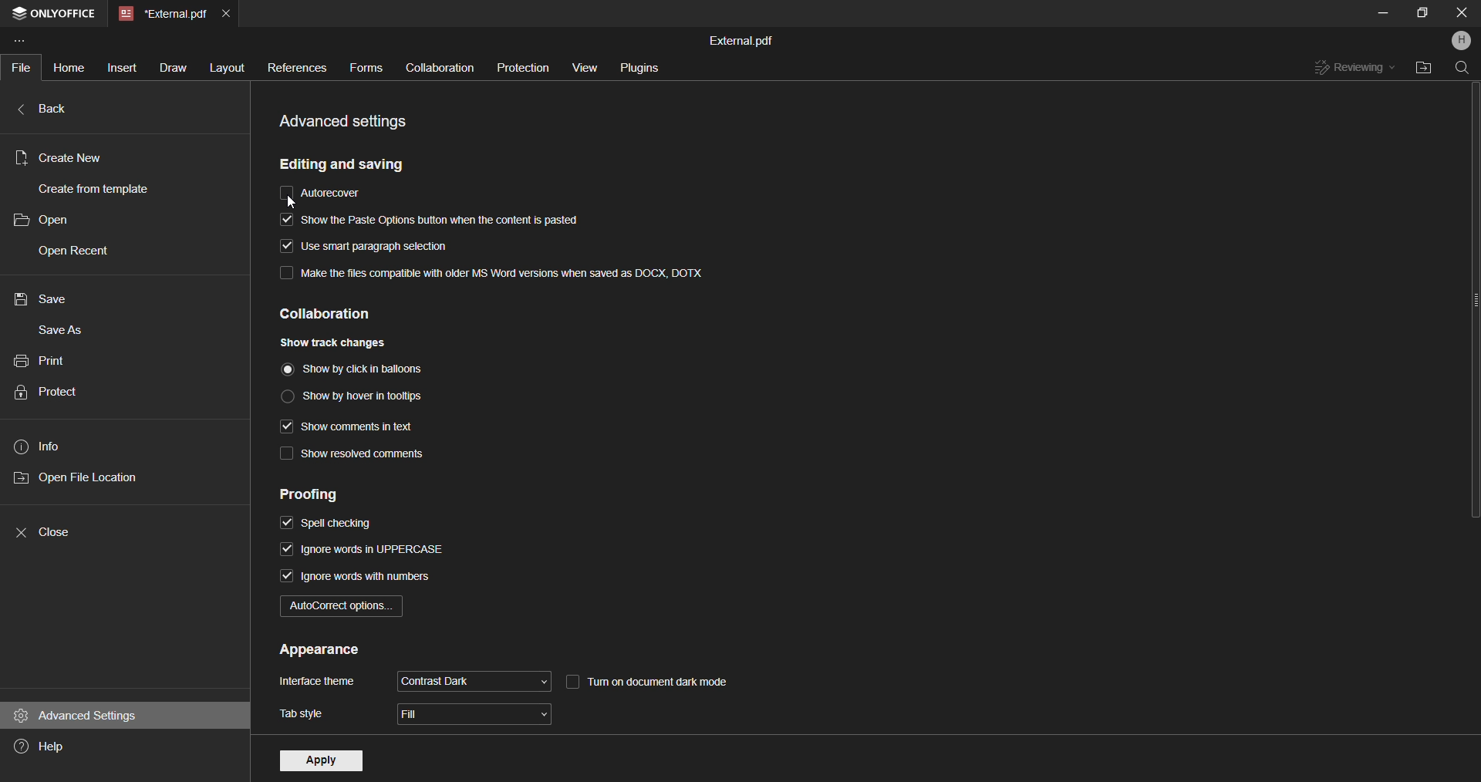  I want to click on show by click in ballons, so click(361, 368).